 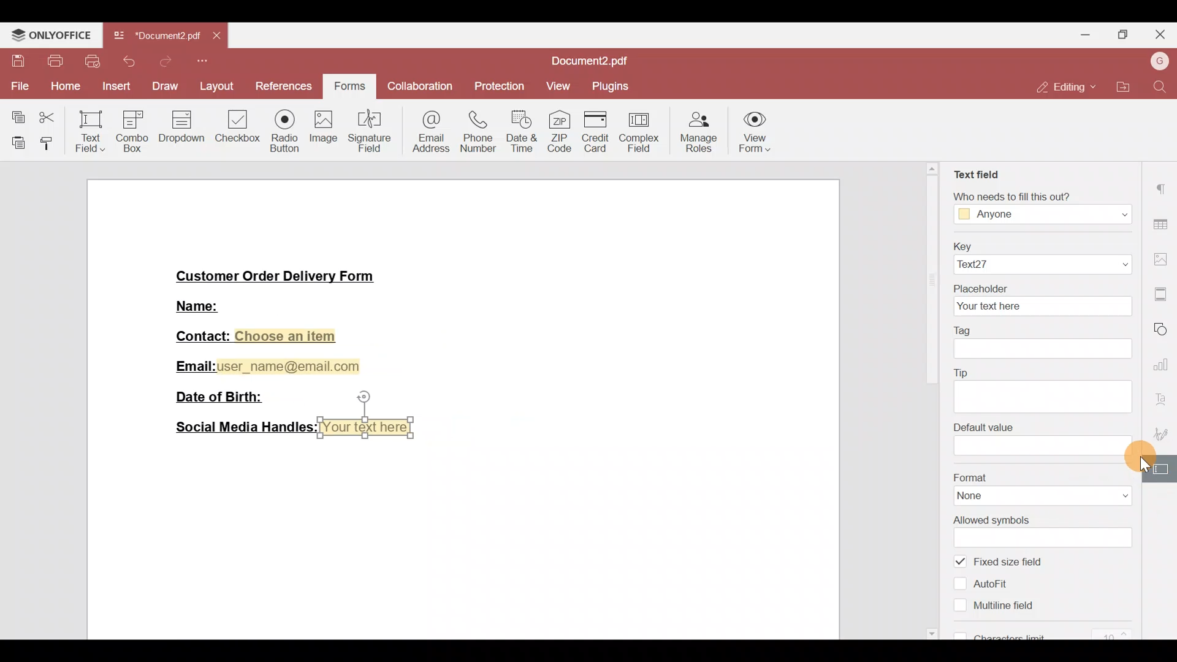 I want to click on Scroll bar, so click(x=1142, y=403).